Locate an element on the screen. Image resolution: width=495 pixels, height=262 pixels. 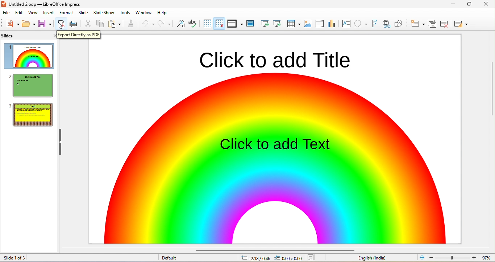
table is located at coordinates (293, 24).